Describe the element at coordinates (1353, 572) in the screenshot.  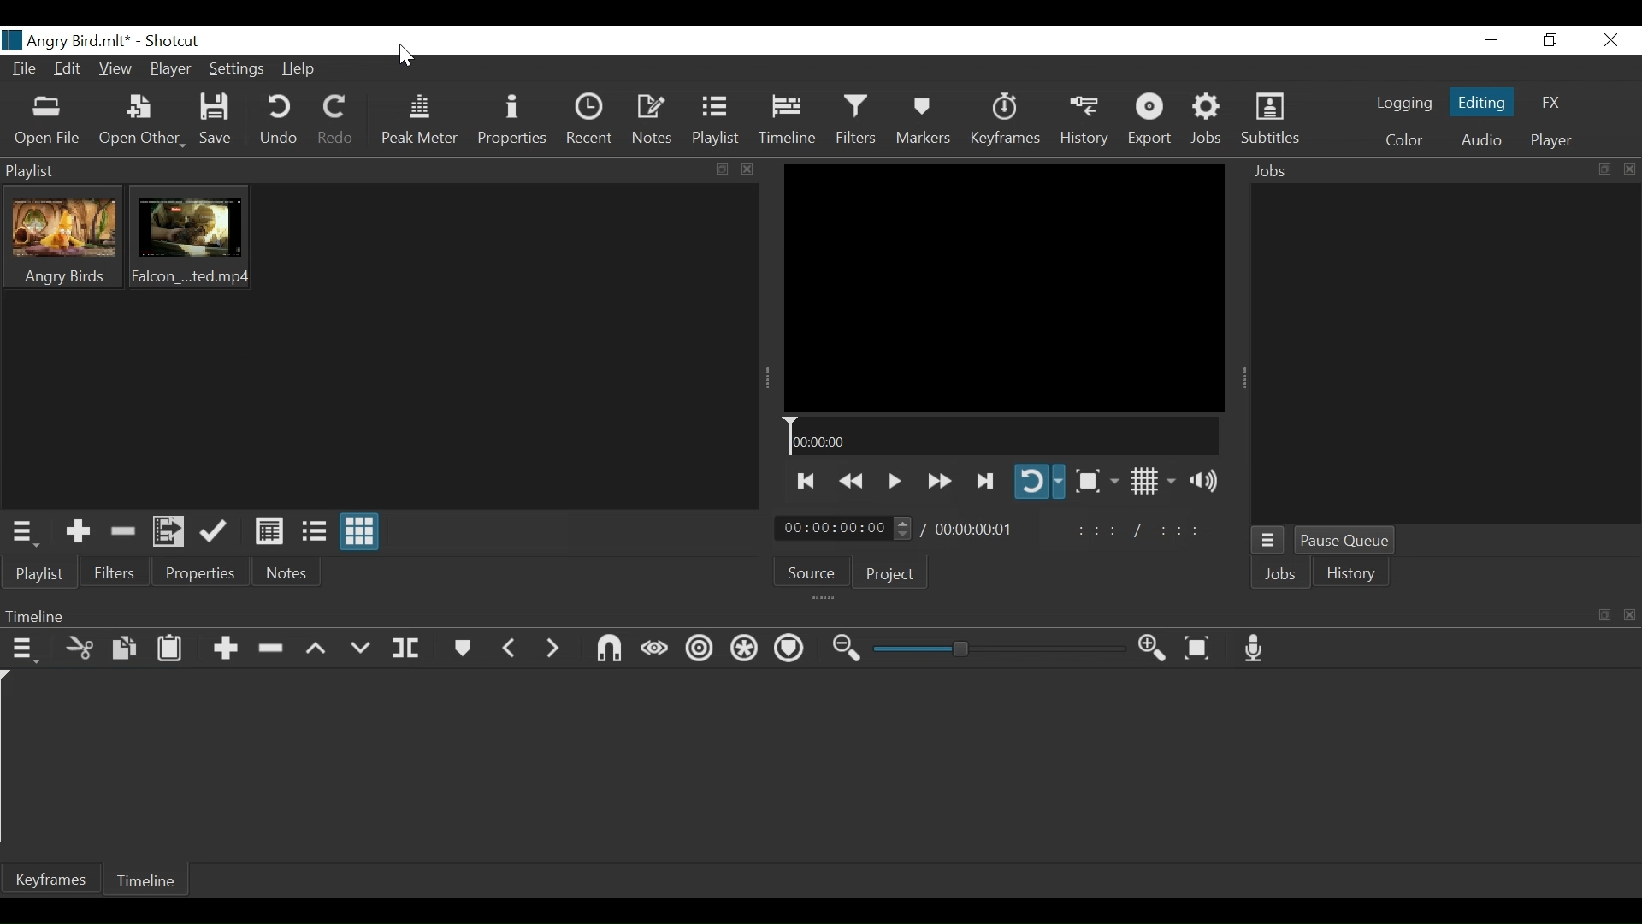
I see `istory` at that location.